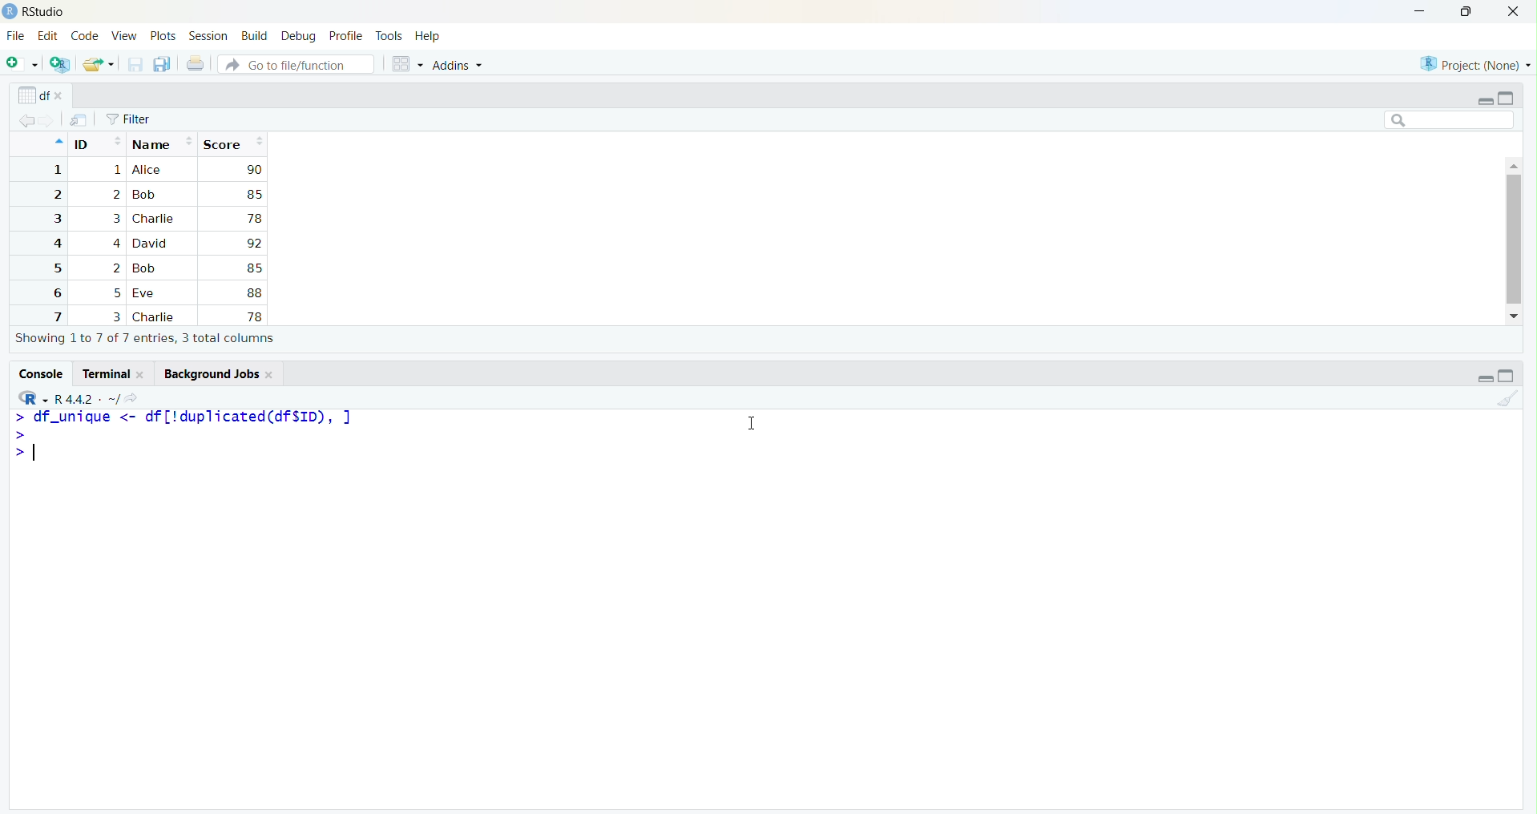 Image resolution: width=1537 pixels, height=814 pixels. I want to click on Project (None), so click(1472, 65).